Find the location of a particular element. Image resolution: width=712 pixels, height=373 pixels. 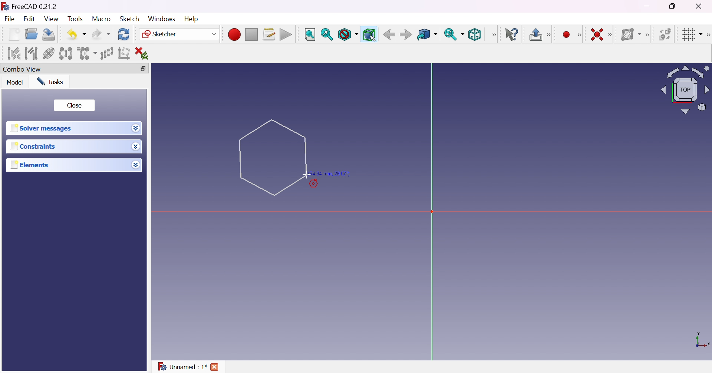

Create point is located at coordinates (567, 35).